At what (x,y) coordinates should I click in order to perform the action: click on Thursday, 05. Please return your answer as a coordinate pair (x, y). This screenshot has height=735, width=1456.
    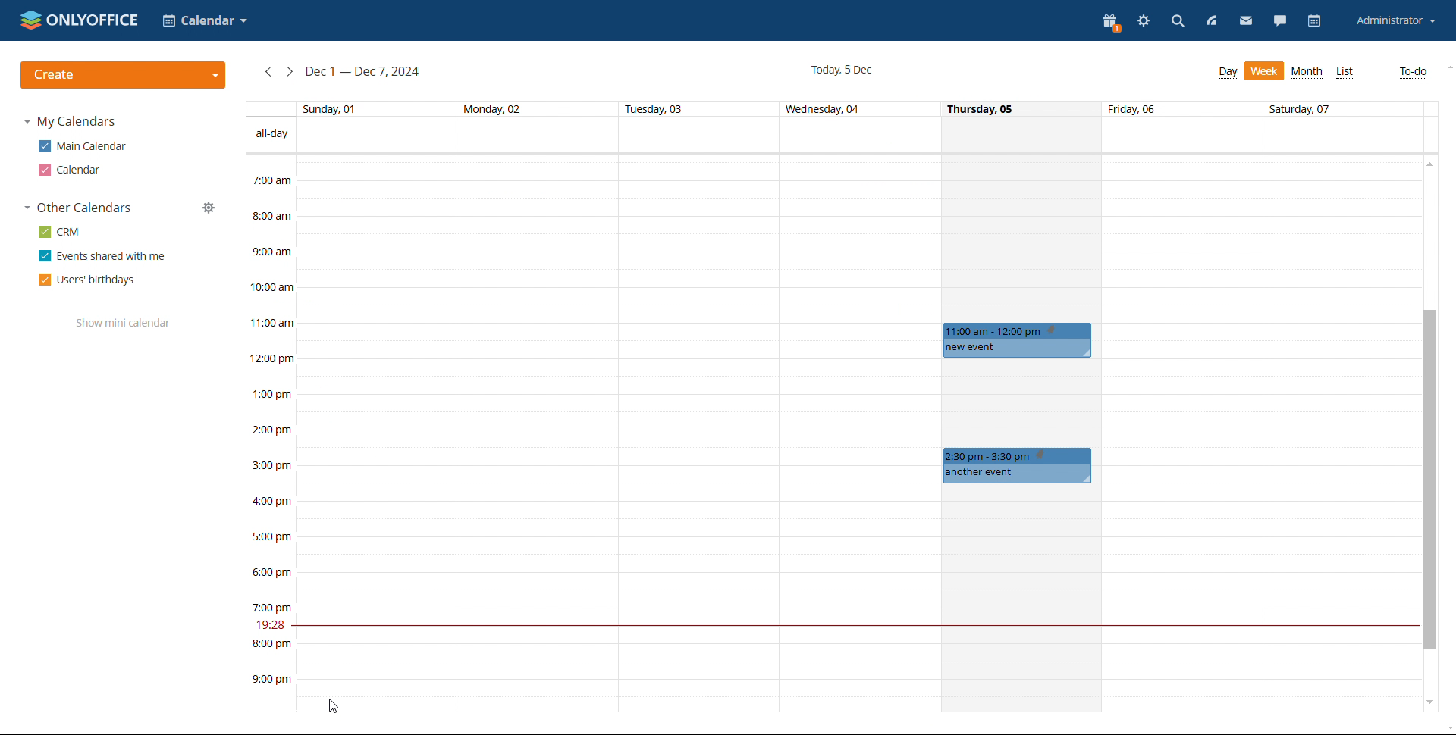
    Looking at the image, I should click on (982, 108).